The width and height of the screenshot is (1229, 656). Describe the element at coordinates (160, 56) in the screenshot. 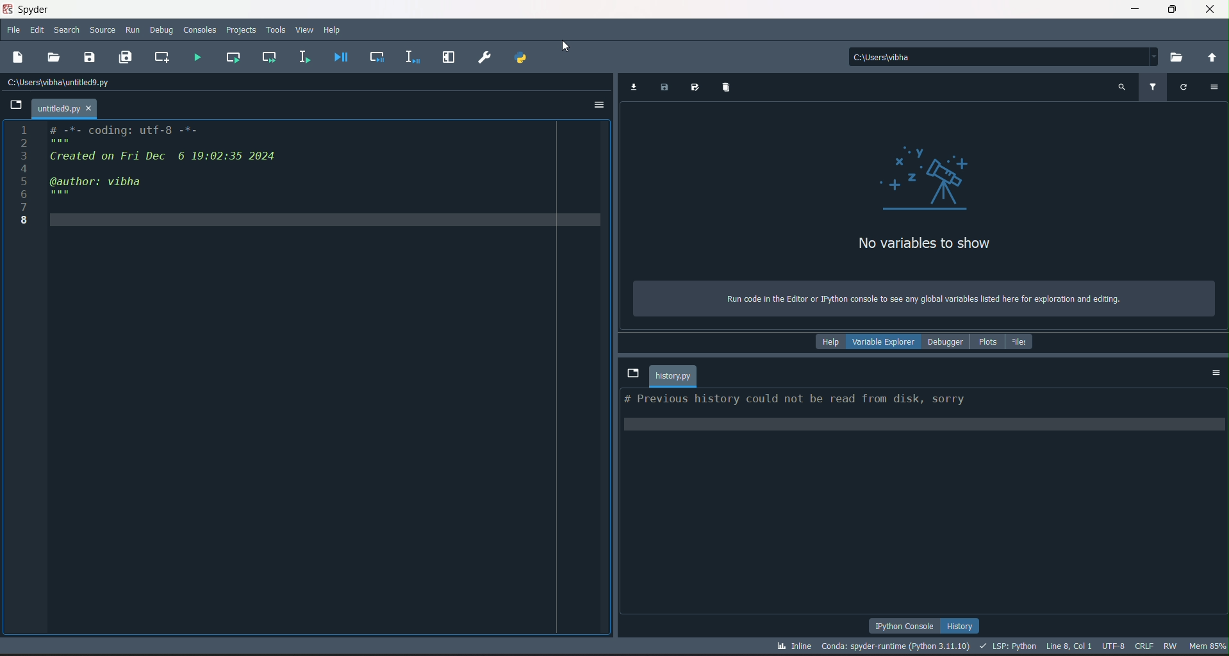

I see `create new cell at current line` at that location.